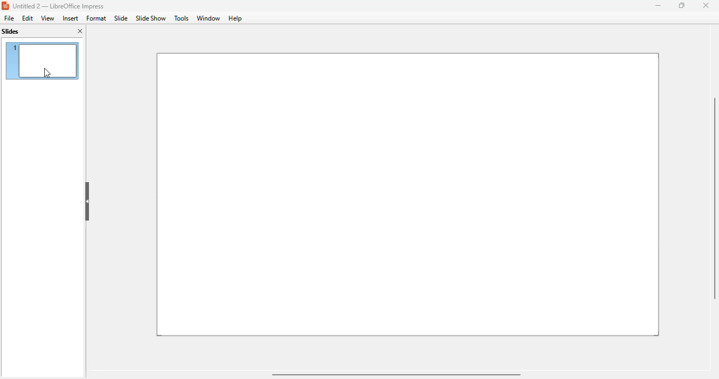 The width and height of the screenshot is (719, 379). What do you see at coordinates (208, 18) in the screenshot?
I see `window` at bounding box center [208, 18].